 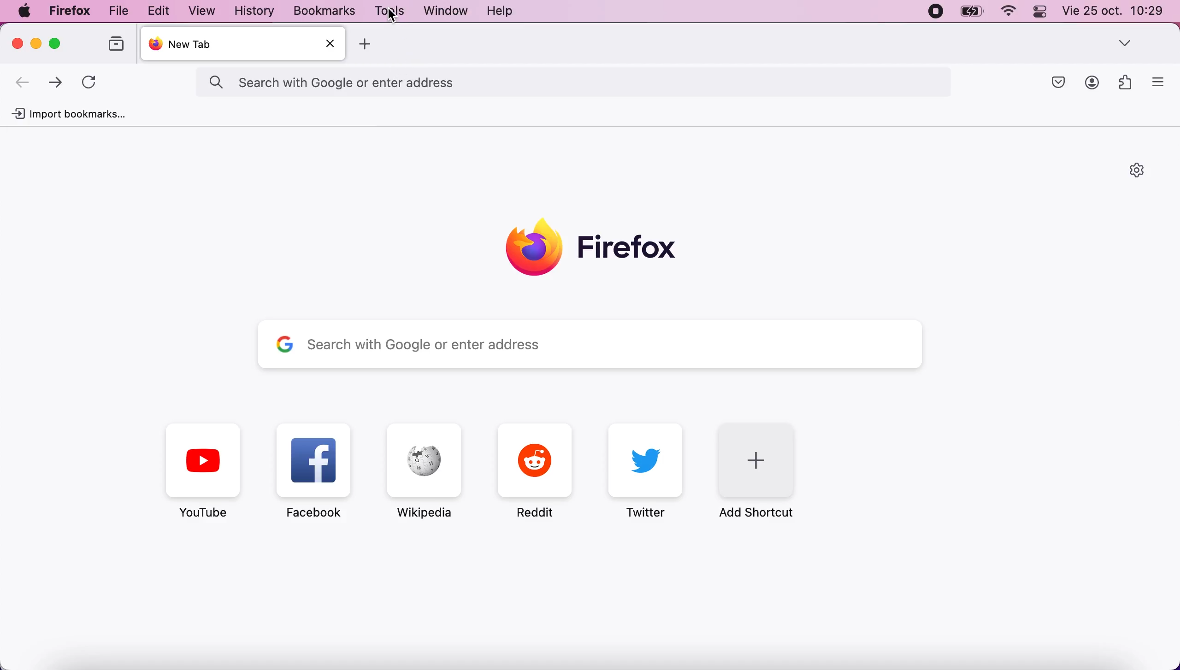 I want to click on Search bar, so click(x=592, y=344).